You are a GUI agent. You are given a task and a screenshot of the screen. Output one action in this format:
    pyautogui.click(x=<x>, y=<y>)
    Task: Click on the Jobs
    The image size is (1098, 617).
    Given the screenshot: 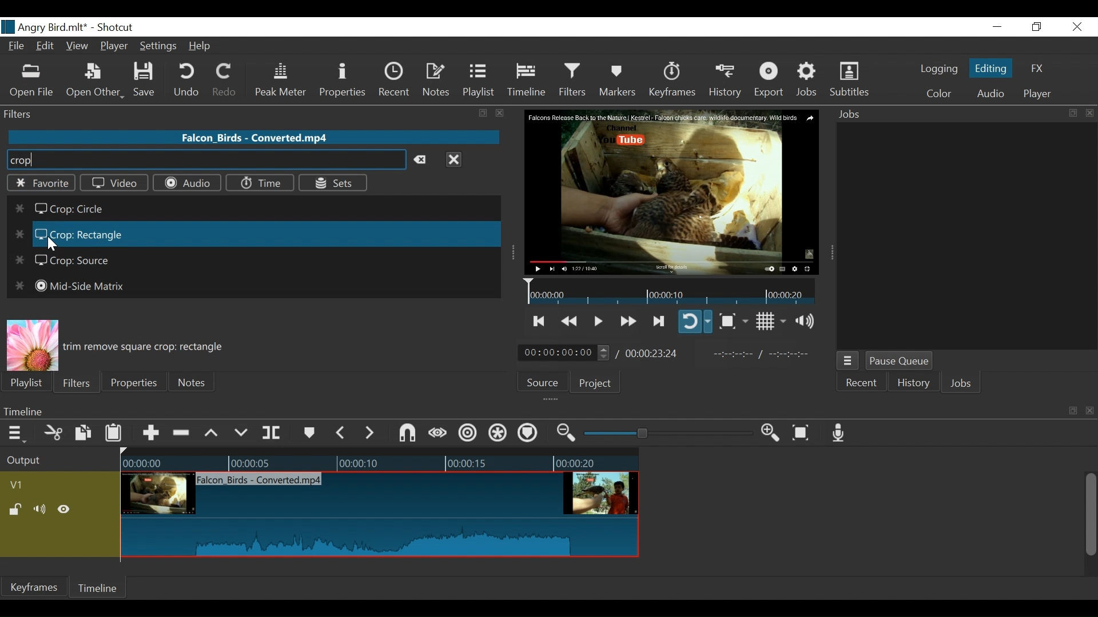 What is the action you would take?
    pyautogui.click(x=853, y=115)
    